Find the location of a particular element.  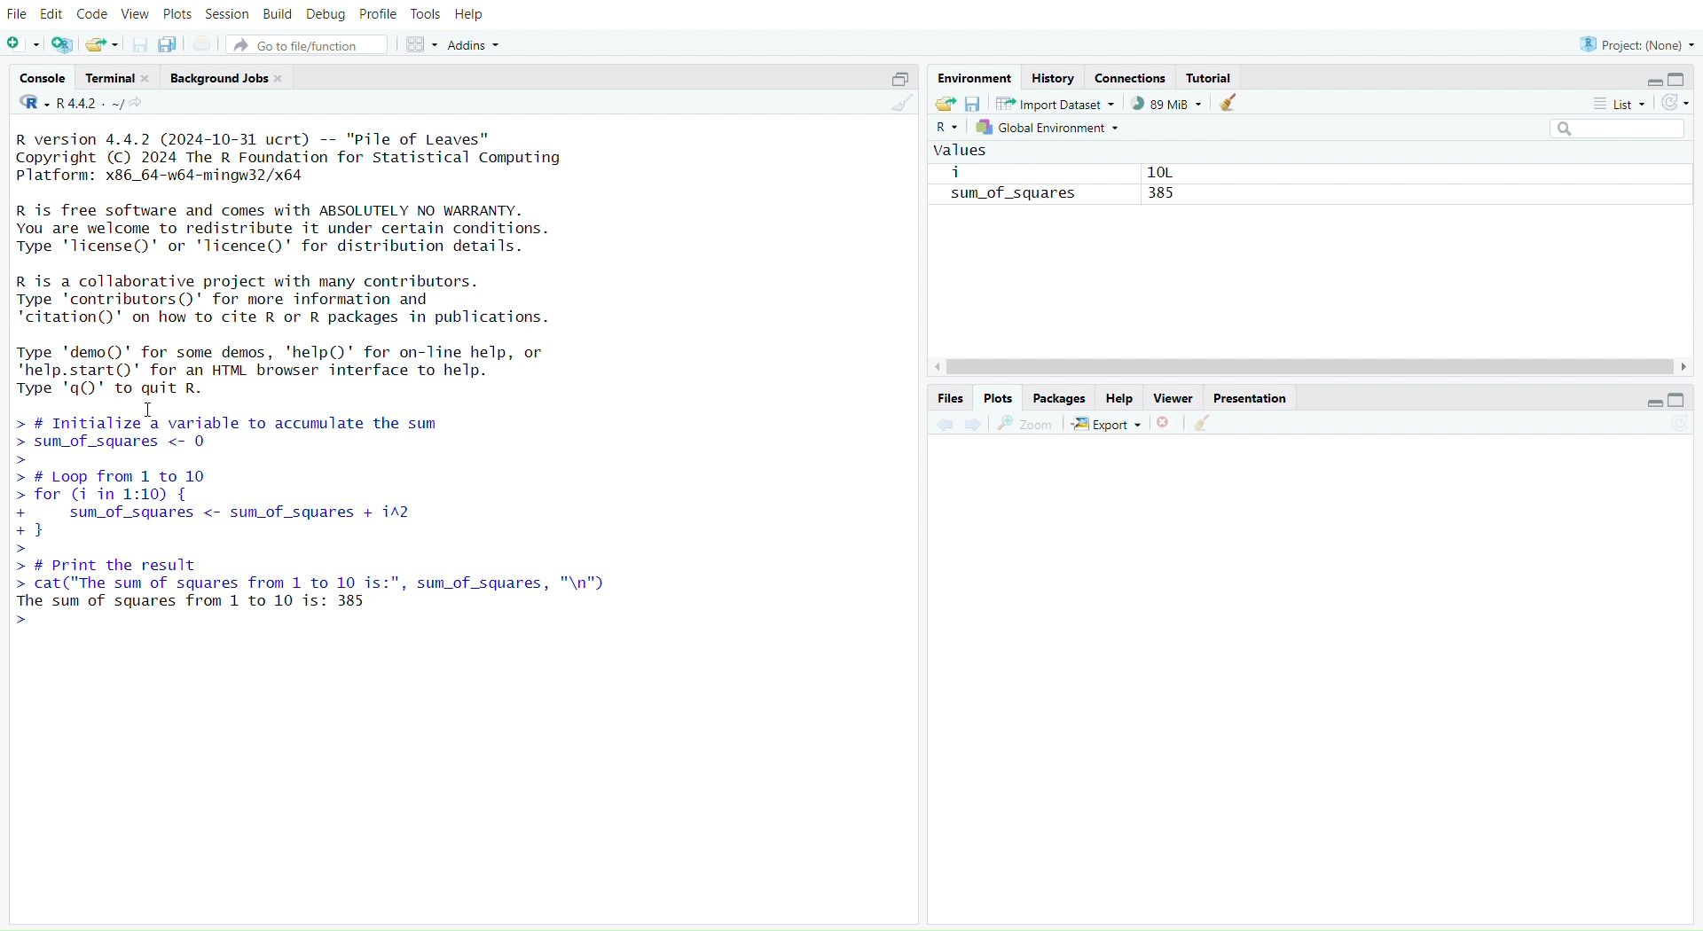

save current document is located at coordinates (139, 46).